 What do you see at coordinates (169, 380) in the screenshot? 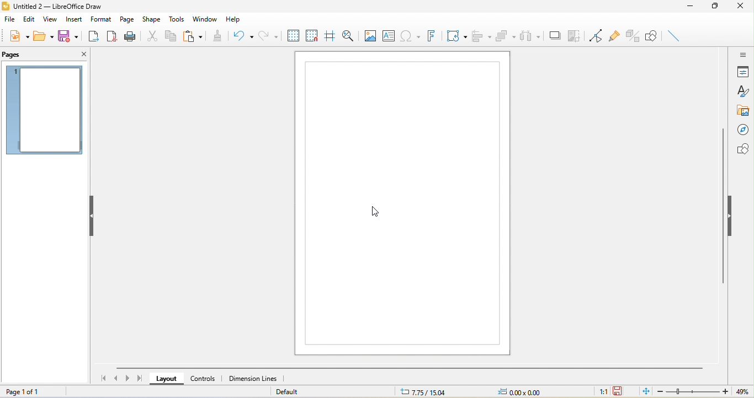
I see `layout` at bounding box center [169, 380].